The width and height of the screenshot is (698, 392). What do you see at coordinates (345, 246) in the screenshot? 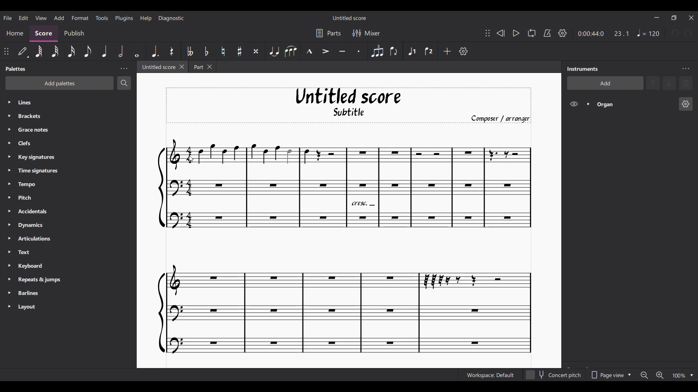
I see `Current score` at bounding box center [345, 246].